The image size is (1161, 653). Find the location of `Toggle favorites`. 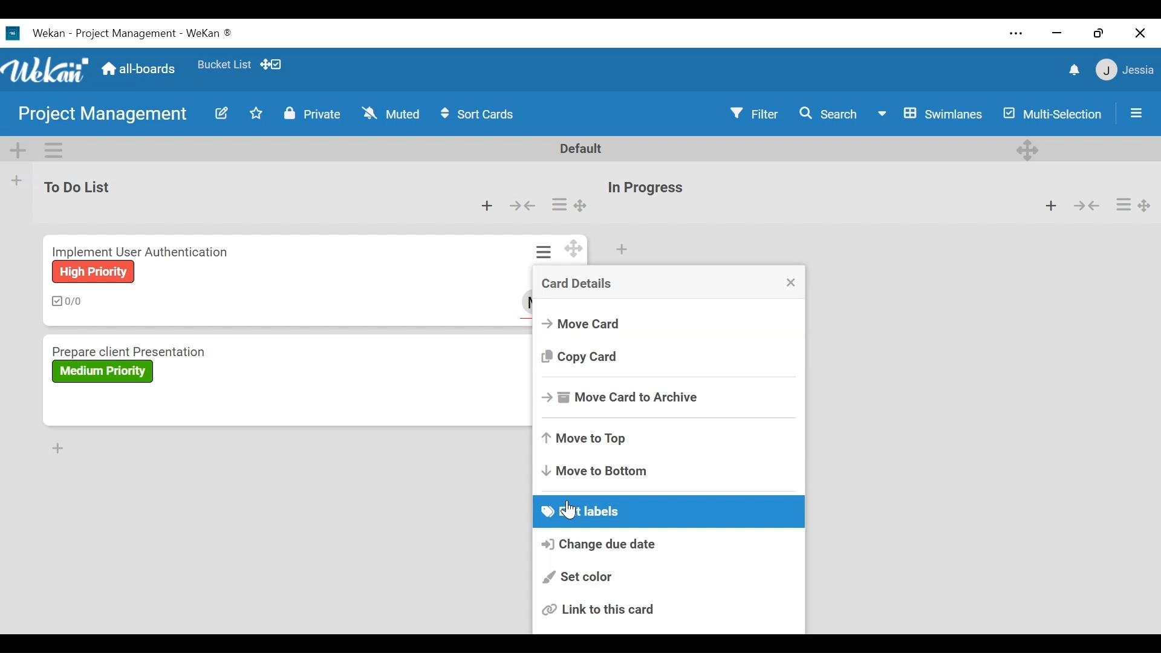

Toggle favorites is located at coordinates (256, 113).